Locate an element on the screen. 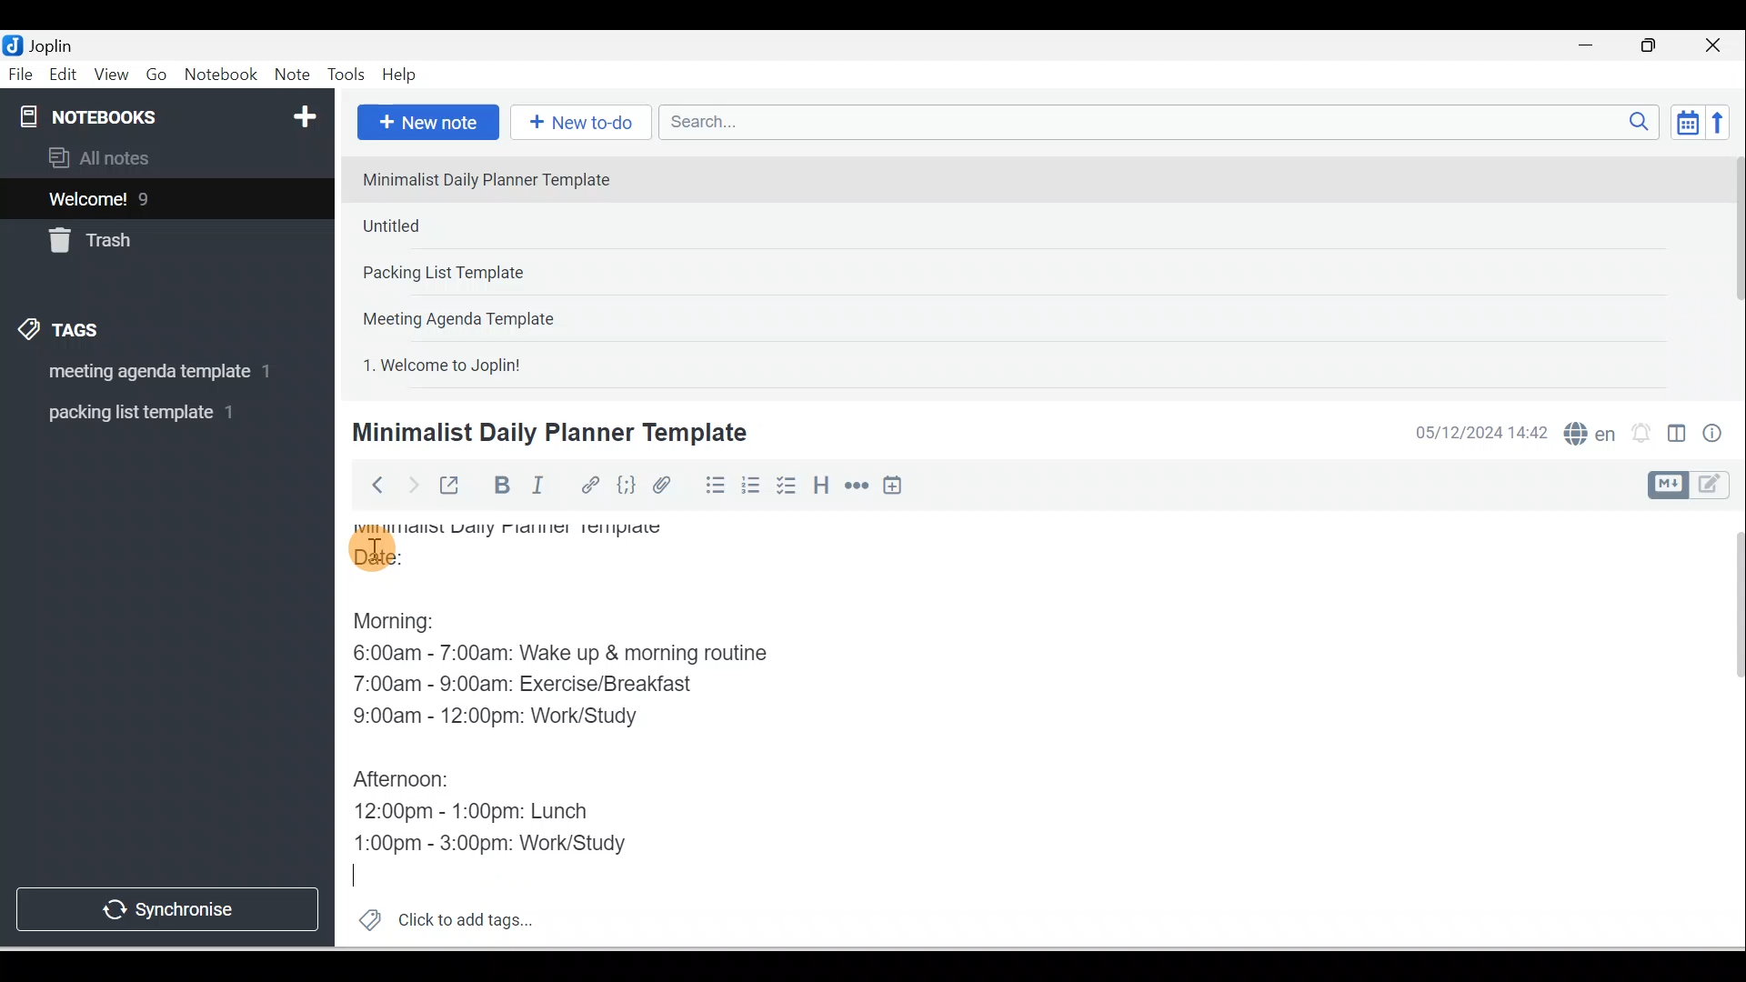 The height and width of the screenshot is (982, 1746). Edit is located at coordinates (65, 75).